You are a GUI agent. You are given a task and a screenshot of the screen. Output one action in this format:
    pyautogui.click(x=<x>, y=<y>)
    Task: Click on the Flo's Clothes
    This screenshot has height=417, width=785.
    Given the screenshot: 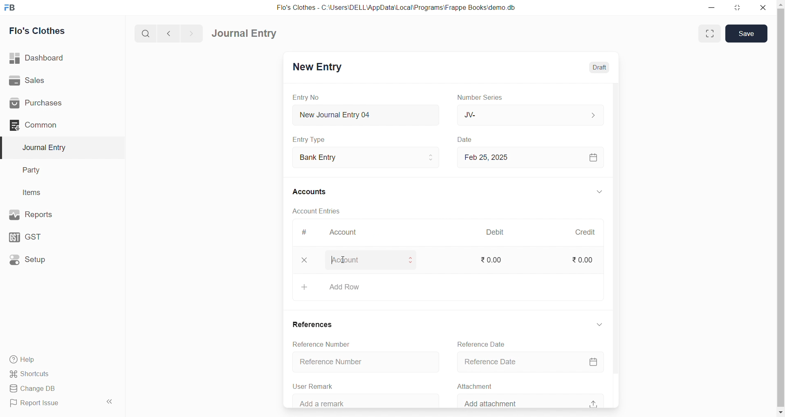 What is the action you would take?
    pyautogui.click(x=58, y=31)
    